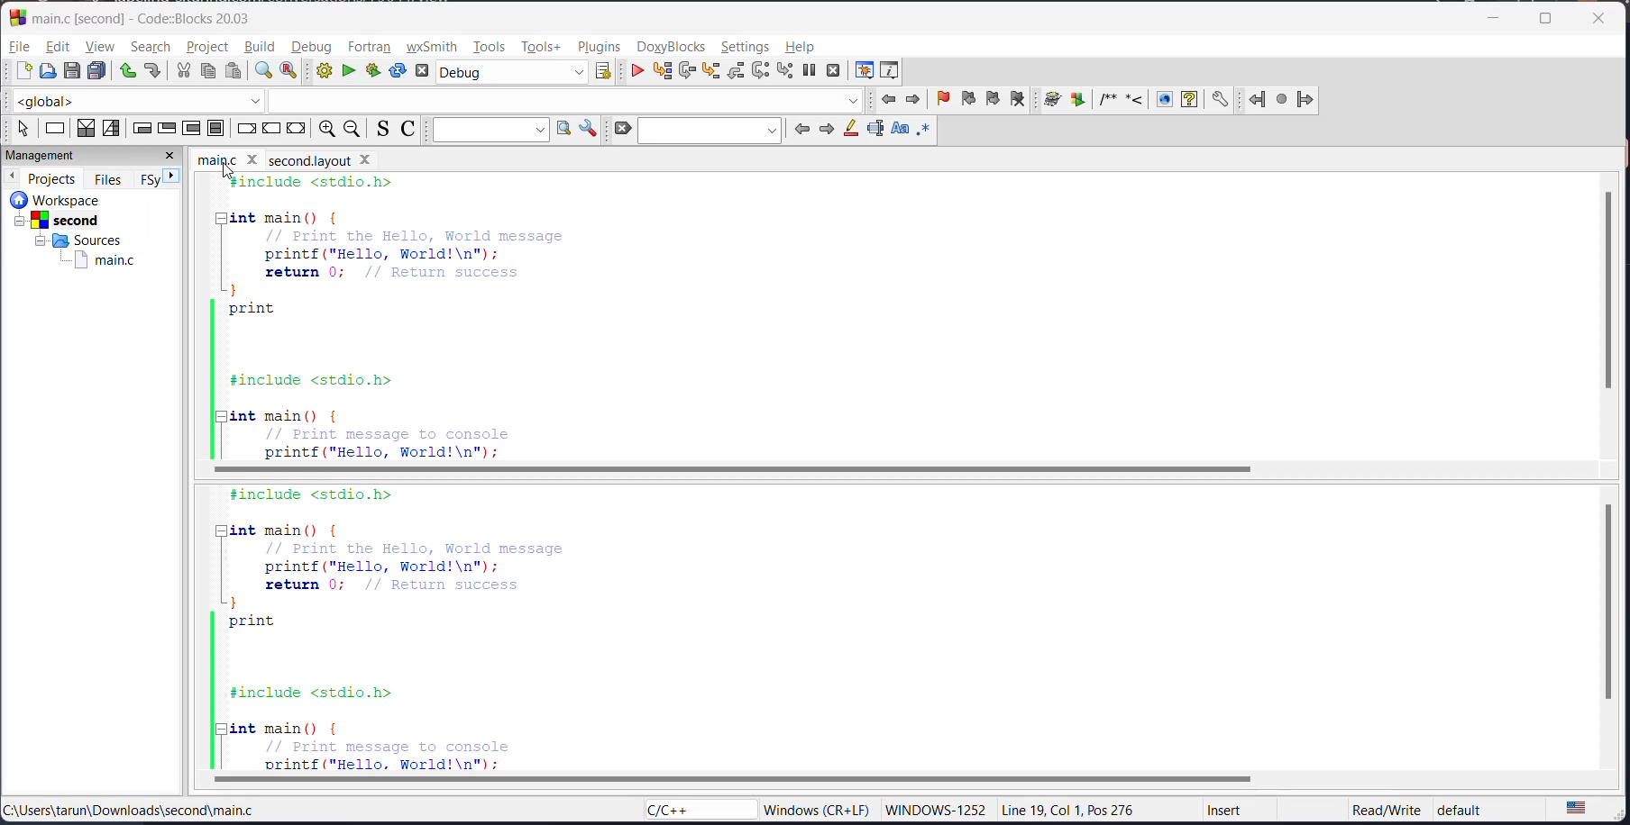 This screenshot has width=1630, height=825. Describe the element at coordinates (110, 128) in the screenshot. I see `selection` at that location.